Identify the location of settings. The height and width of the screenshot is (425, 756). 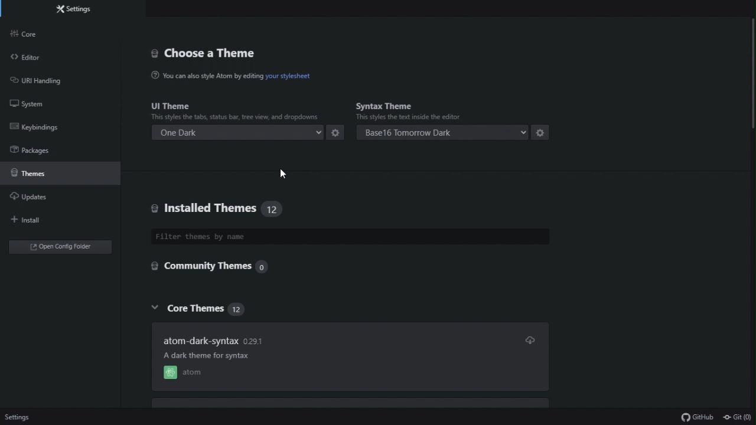
(540, 133).